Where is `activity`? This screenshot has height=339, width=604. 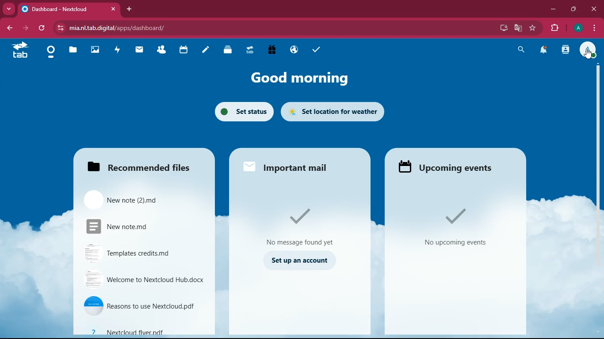 activity is located at coordinates (565, 51).